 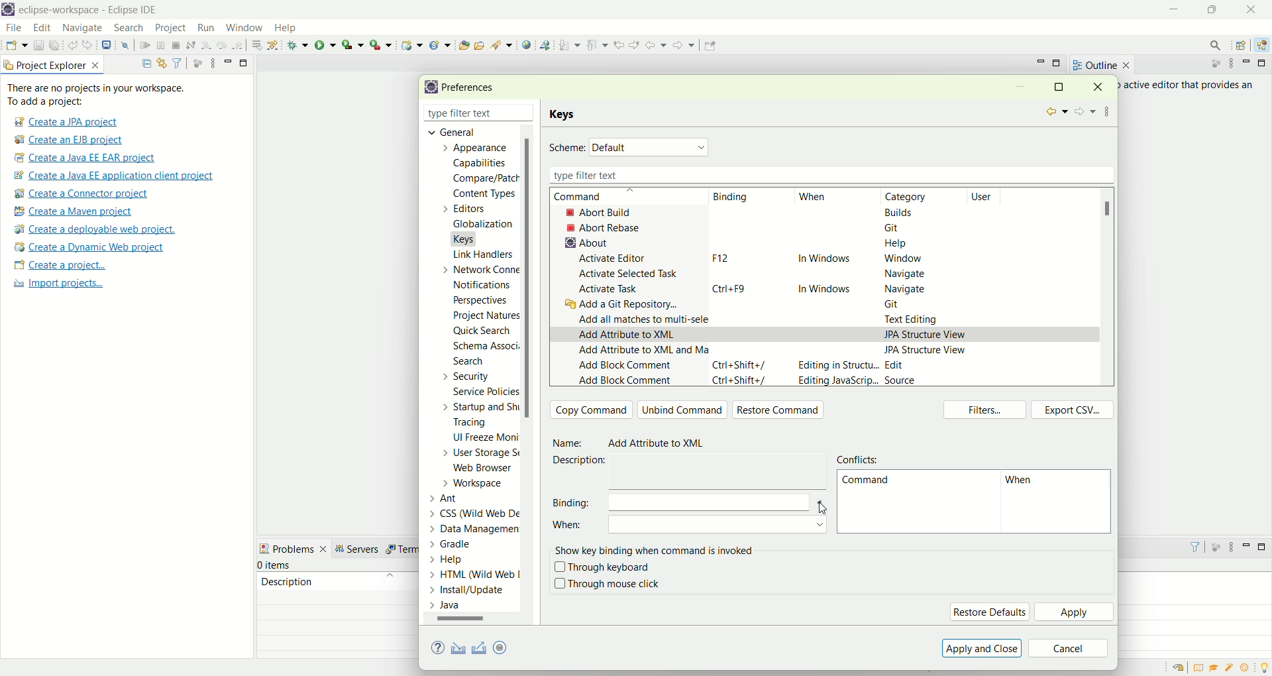 I want to click on collapse all, so click(x=143, y=64).